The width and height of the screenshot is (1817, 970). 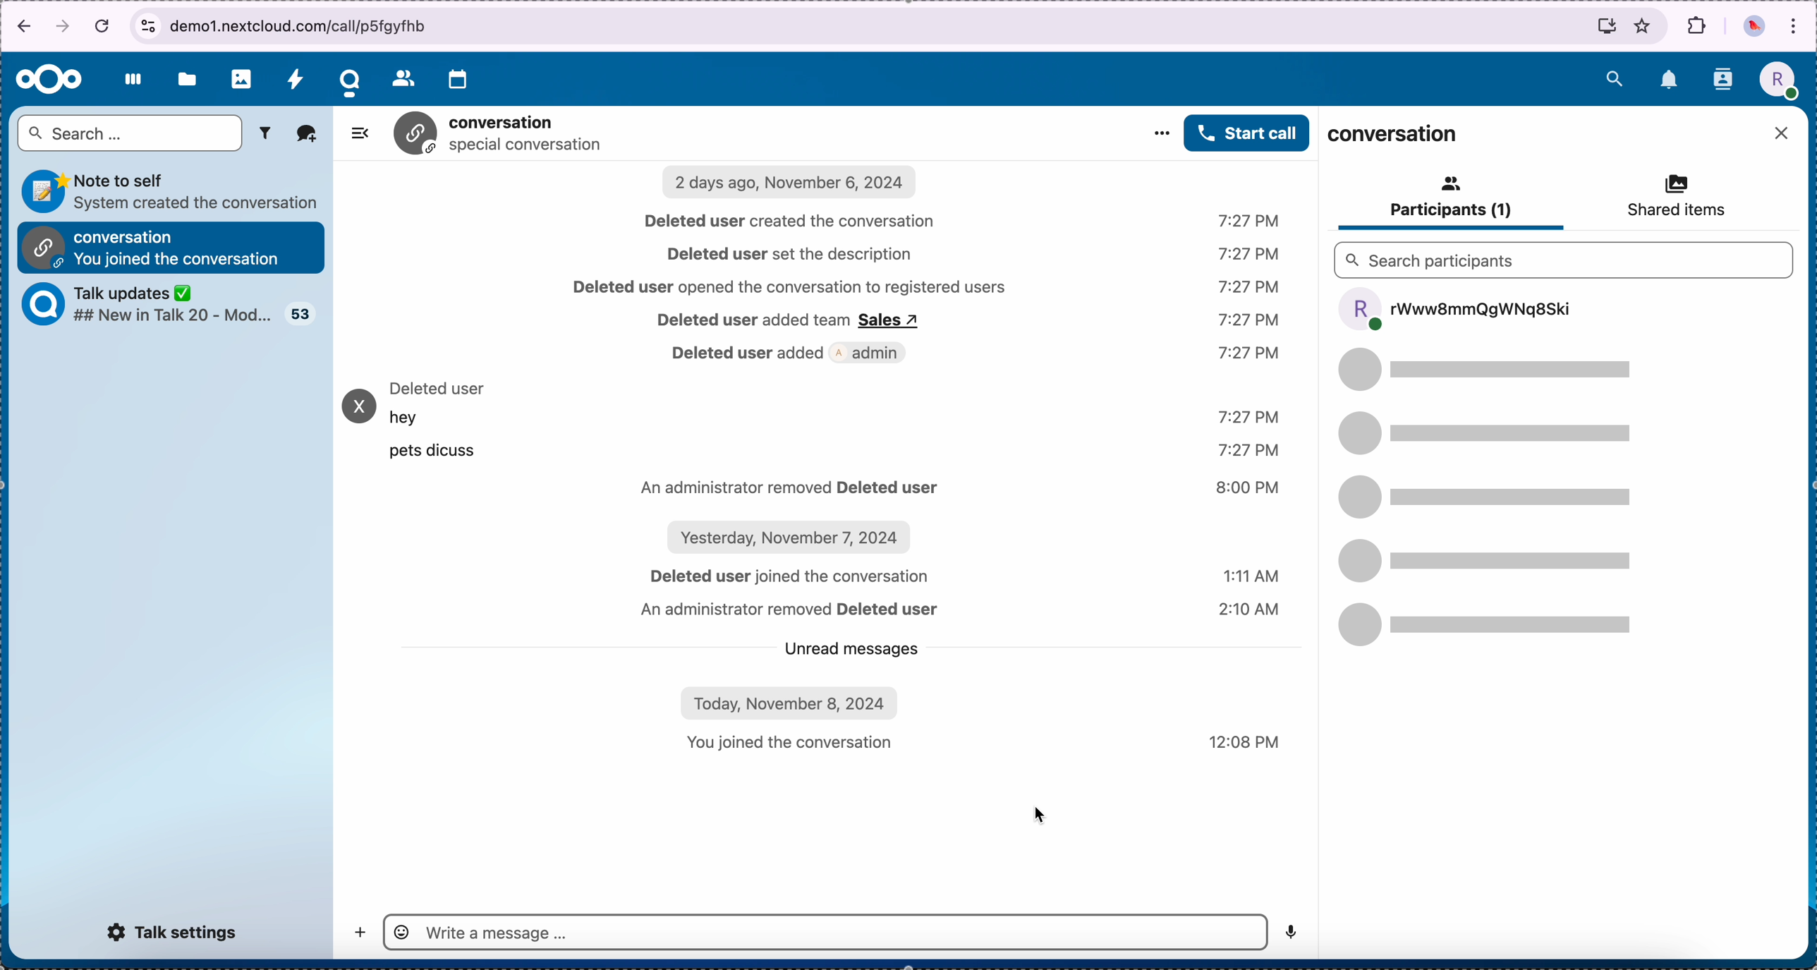 I want to click on talk updates, so click(x=298, y=313).